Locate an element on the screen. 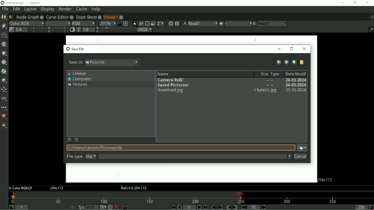 This screenshot has height=210, width=374. Size is located at coordinates (262, 74).